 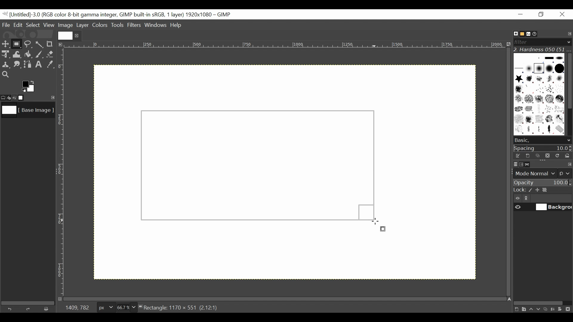 I want to click on Create a new layer, so click(x=523, y=309).